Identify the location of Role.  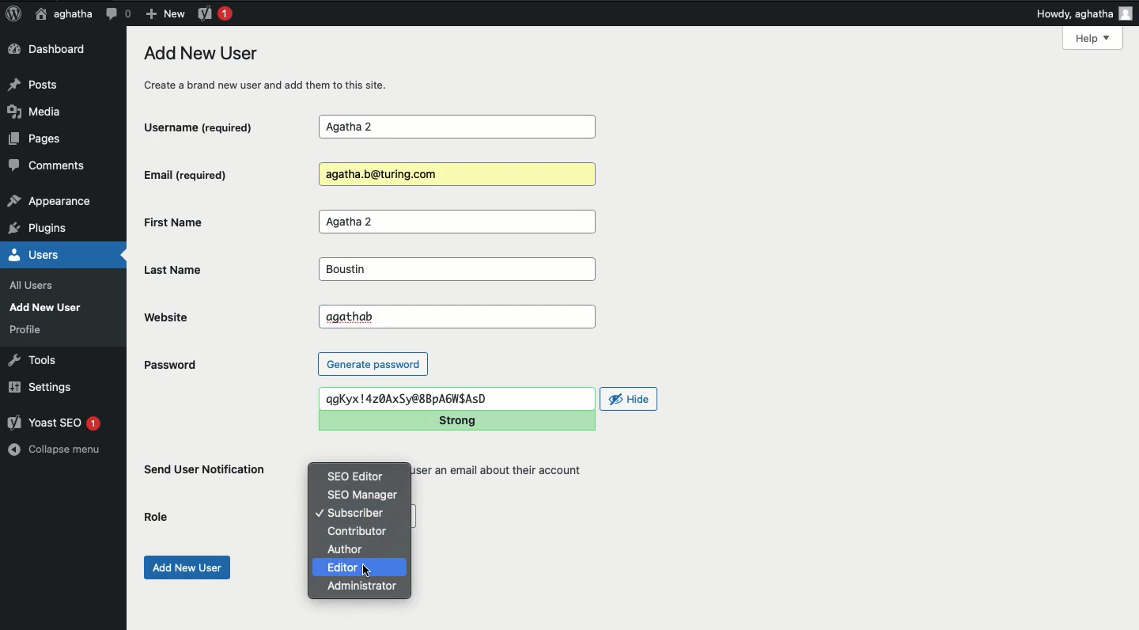
(157, 518).